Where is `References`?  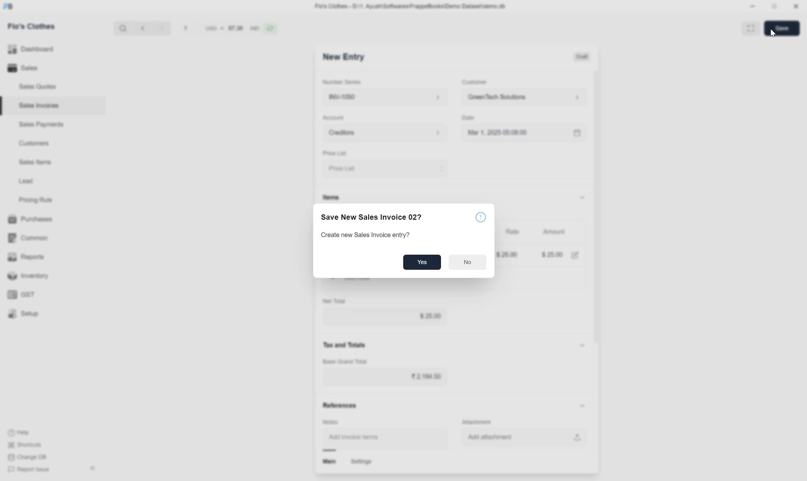 References is located at coordinates (339, 406).